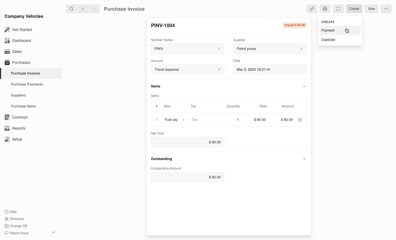  What do you see at coordinates (15, 128) in the screenshot?
I see `Reports` at bounding box center [15, 128].